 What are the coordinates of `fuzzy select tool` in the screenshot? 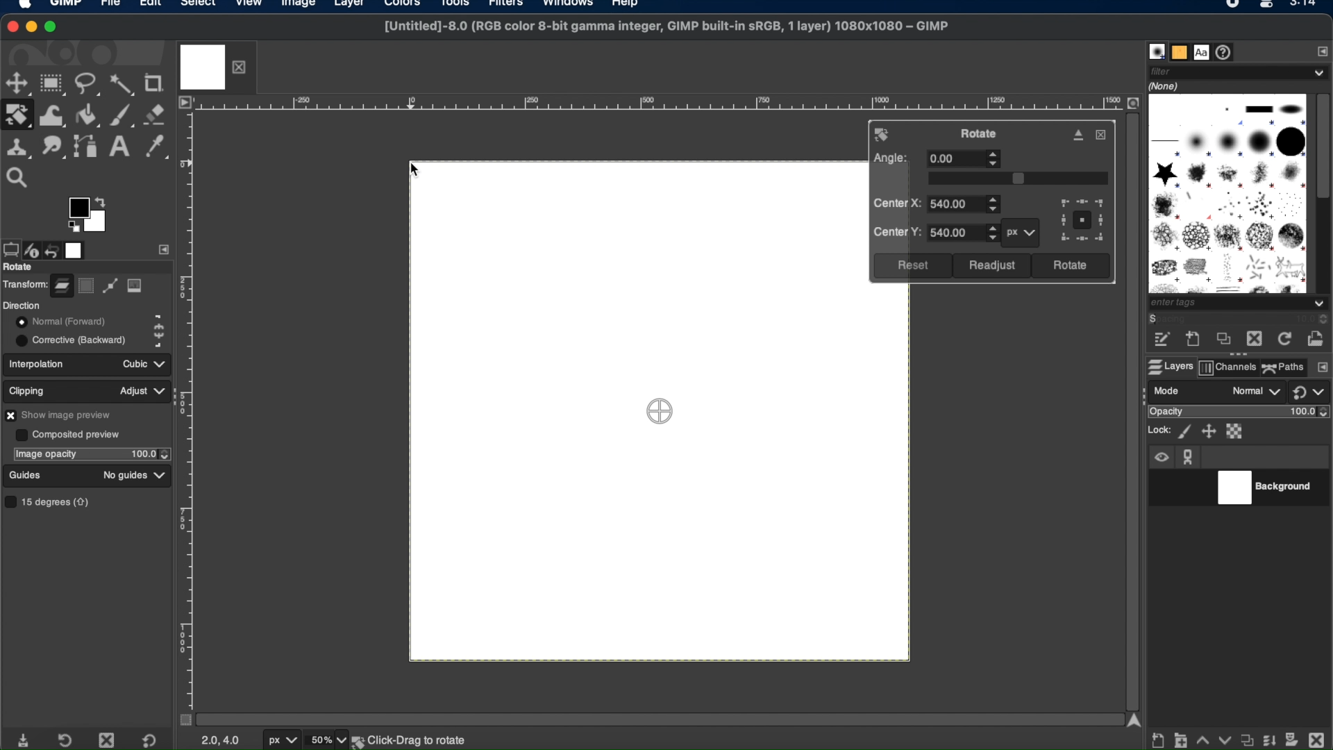 It's located at (123, 85).